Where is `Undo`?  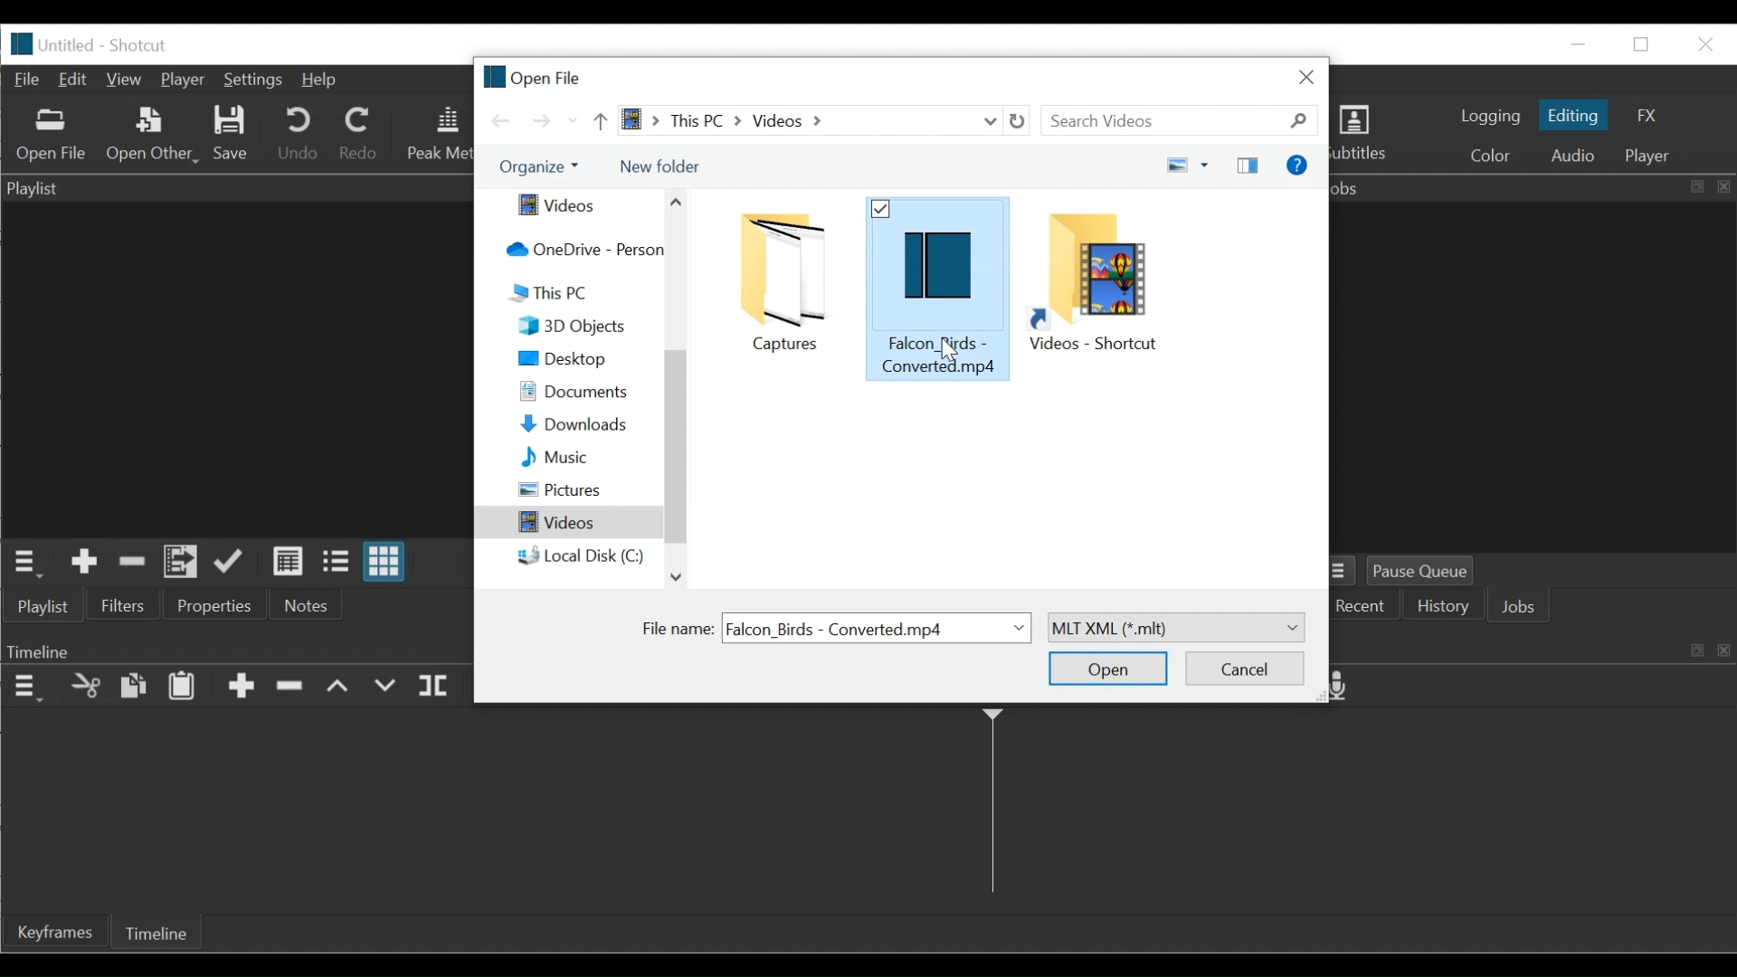 Undo is located at coordinates (297, 134).